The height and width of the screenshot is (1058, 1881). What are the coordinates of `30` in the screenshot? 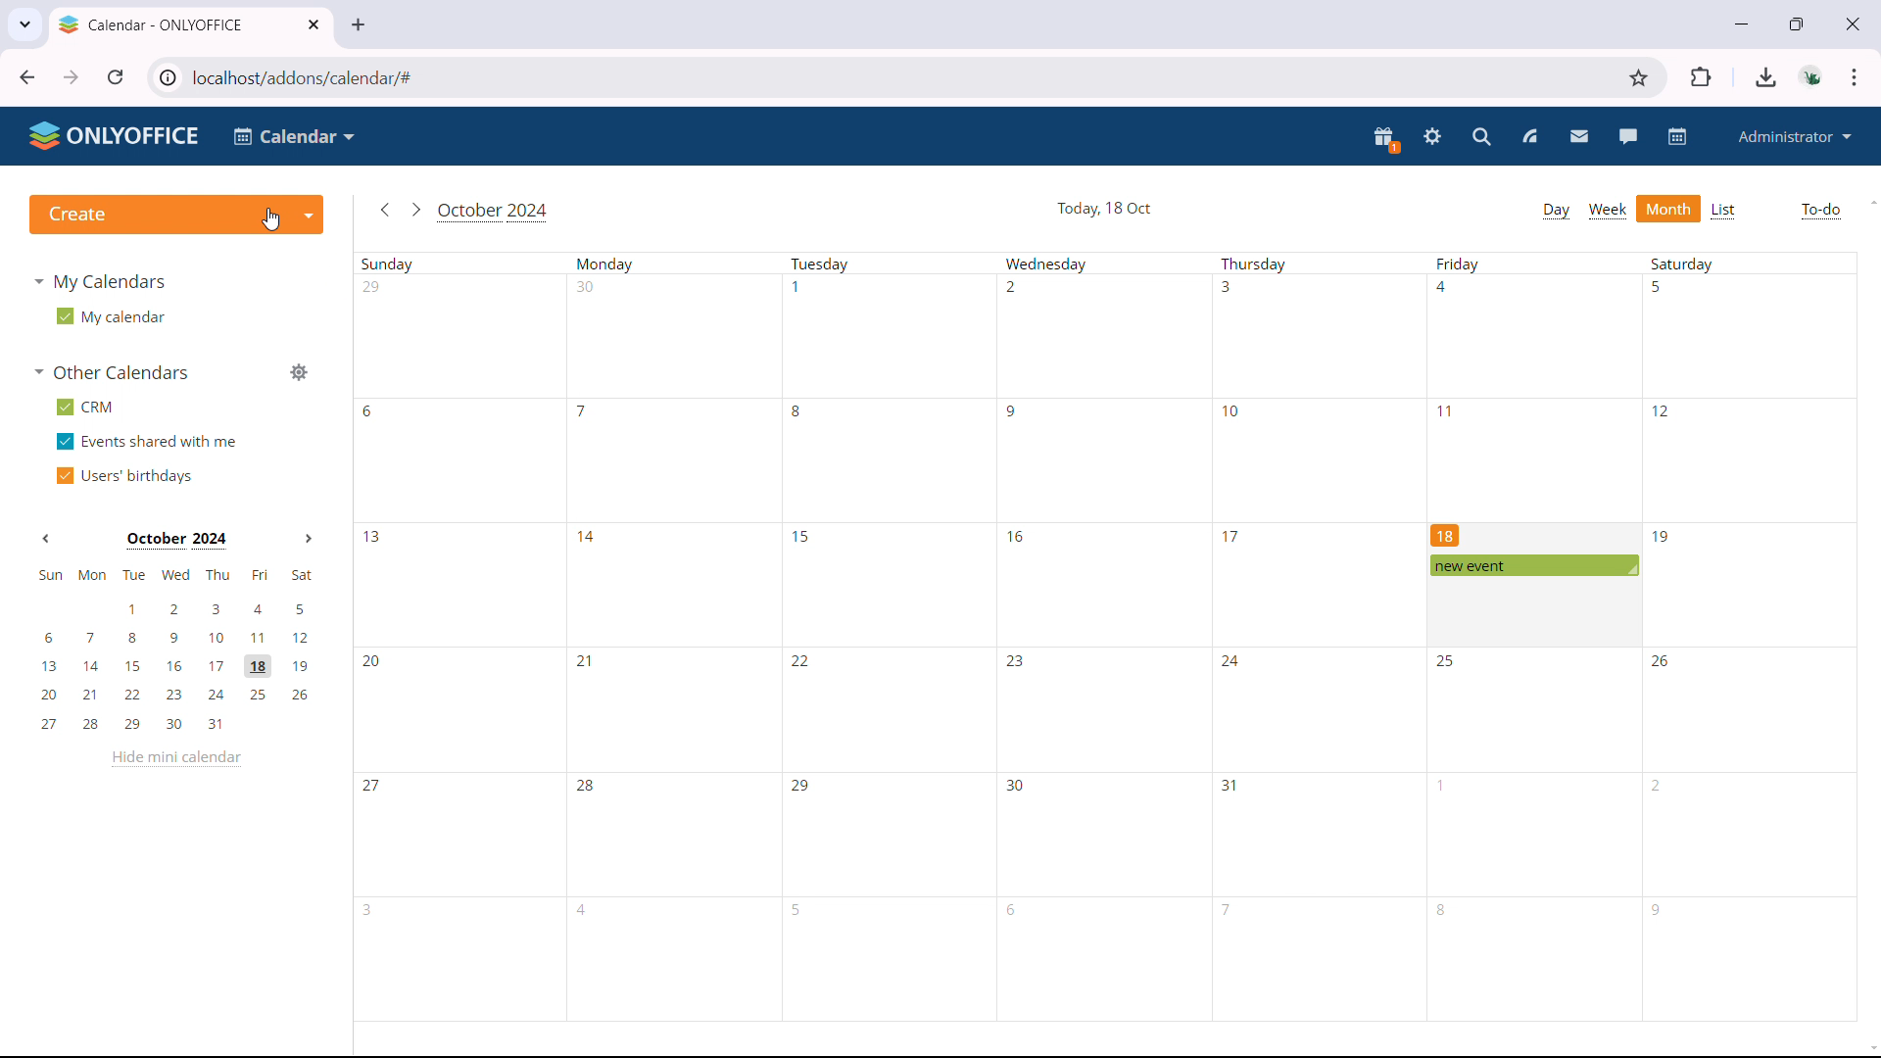 It's located at (587, 287).